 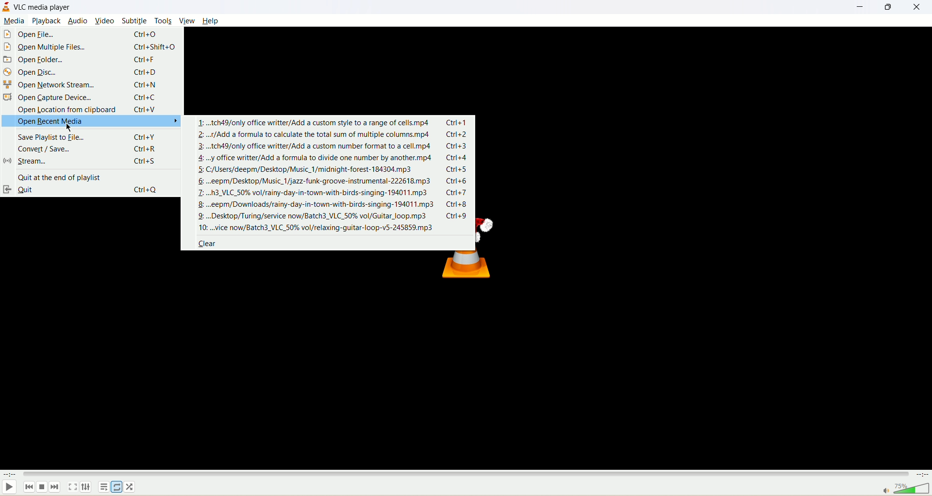 I want to click on 3: ..tch49/only office writter/Add a custom number format to a cell. mp4, so click(x=315, y=147).